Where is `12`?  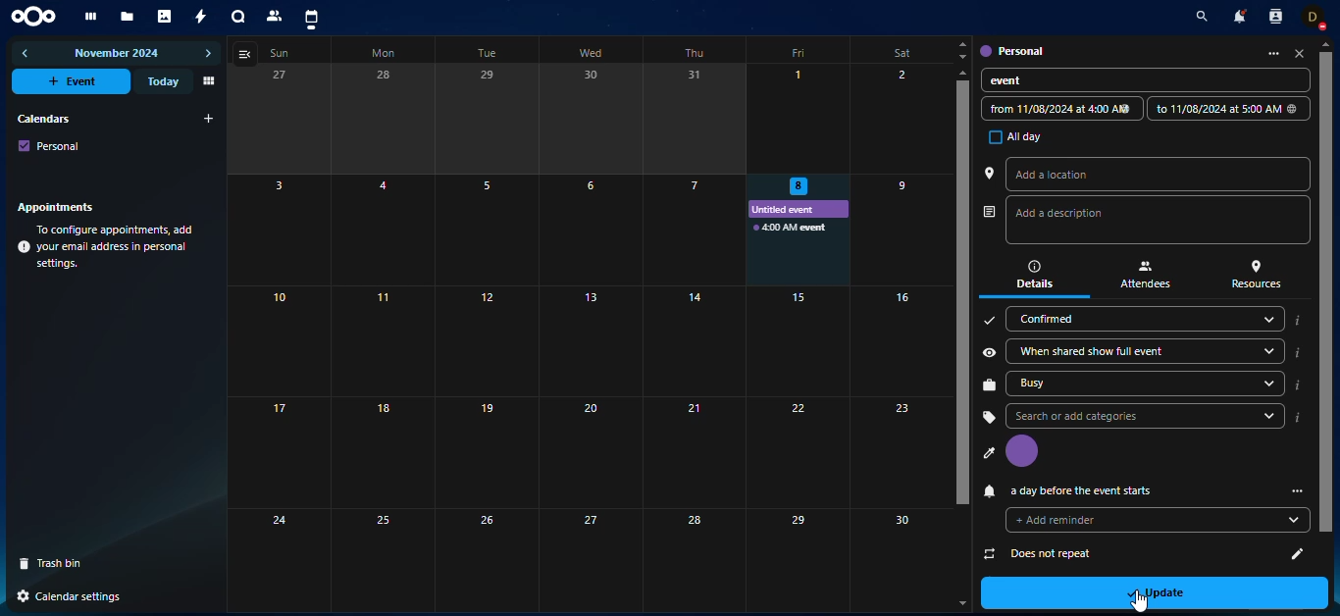 12 is located at coordinates (482, 340).